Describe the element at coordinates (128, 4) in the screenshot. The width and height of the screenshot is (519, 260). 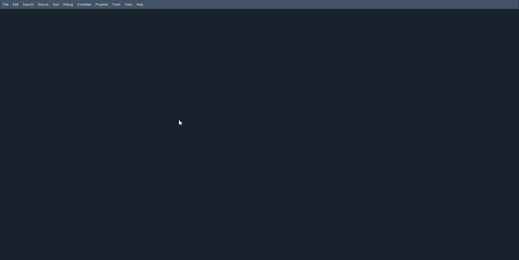
I see `View` at that location.